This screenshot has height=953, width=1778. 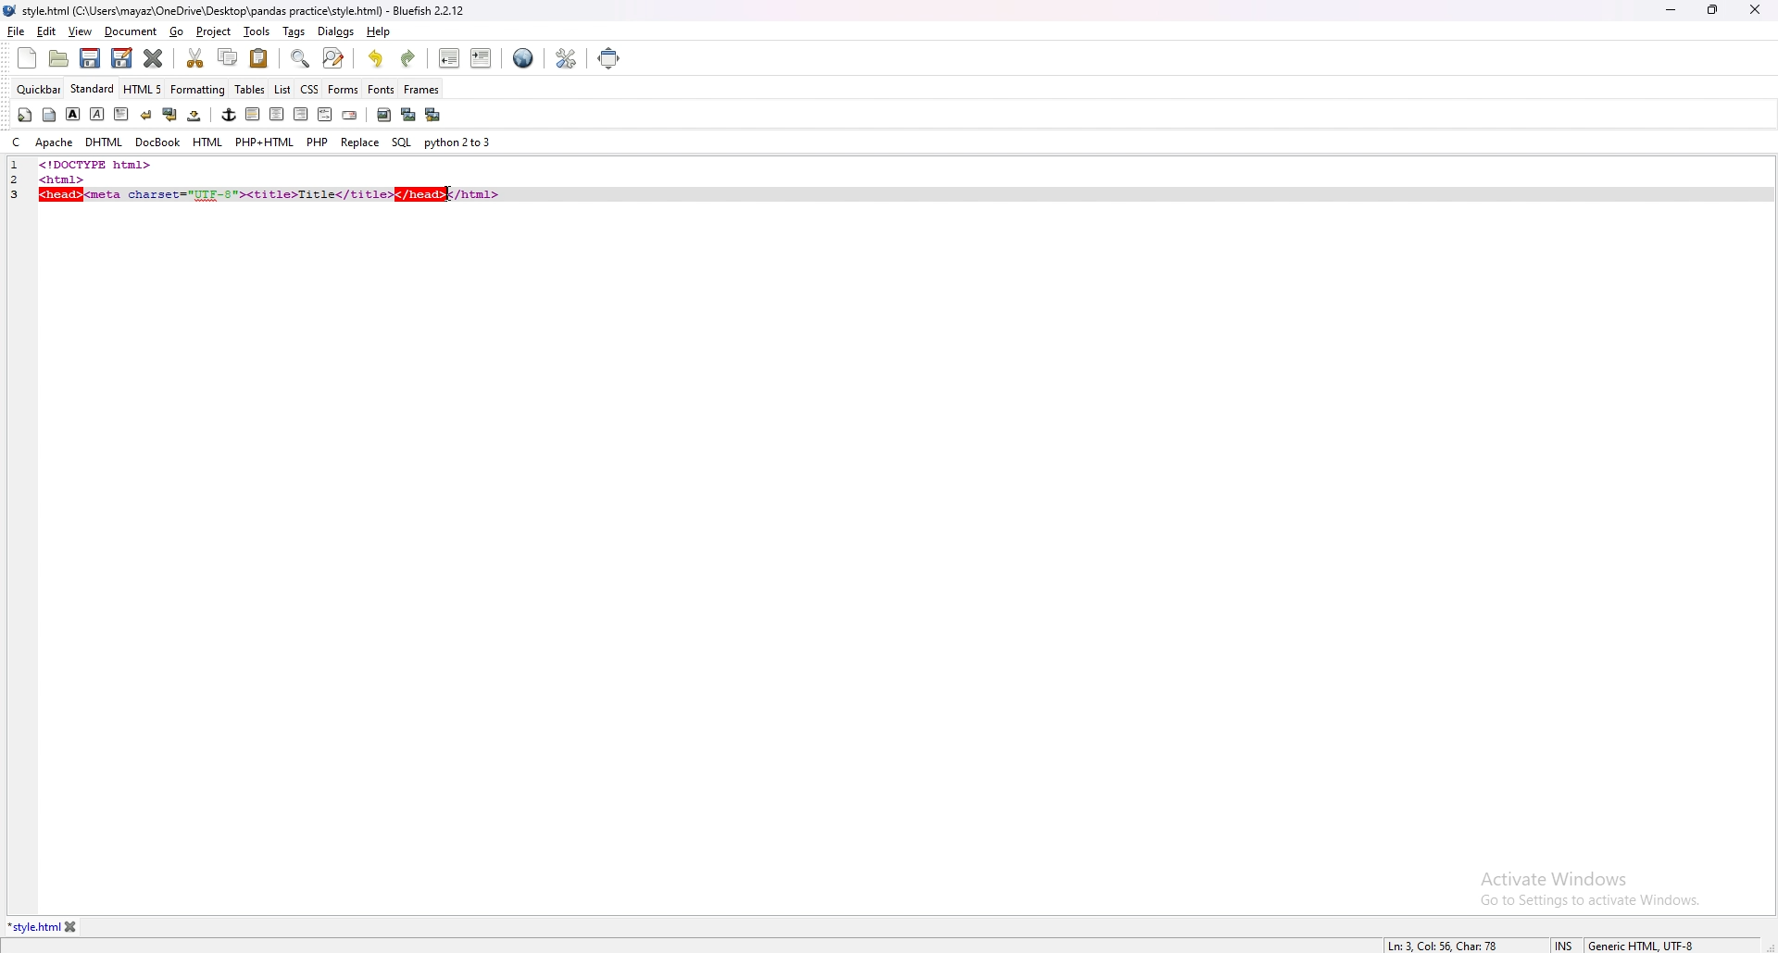 What do you see at coordinates (98, 113) in the screenshot?
I see `italic` at bounding box center [98, 113].